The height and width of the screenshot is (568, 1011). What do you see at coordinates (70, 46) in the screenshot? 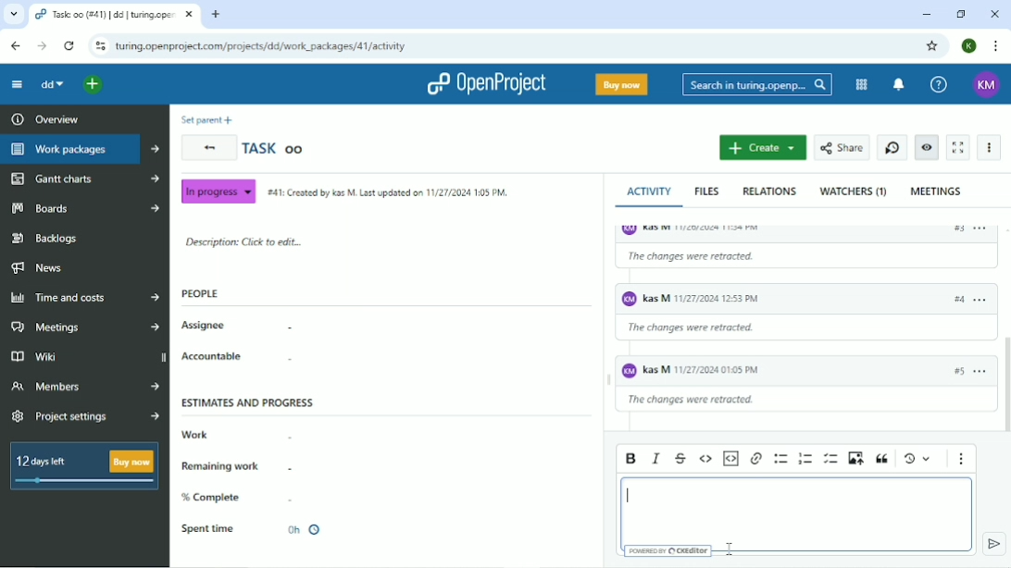
I see `Reload this page` at bounding box center [70, 46].